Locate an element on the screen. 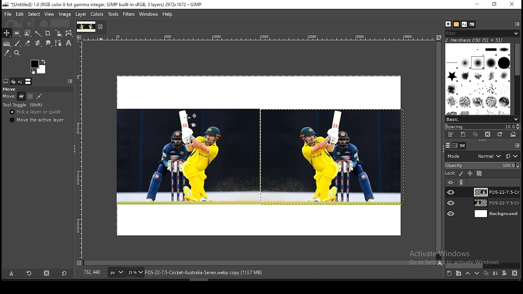  icon and file name is located at coordinates (101, 5).